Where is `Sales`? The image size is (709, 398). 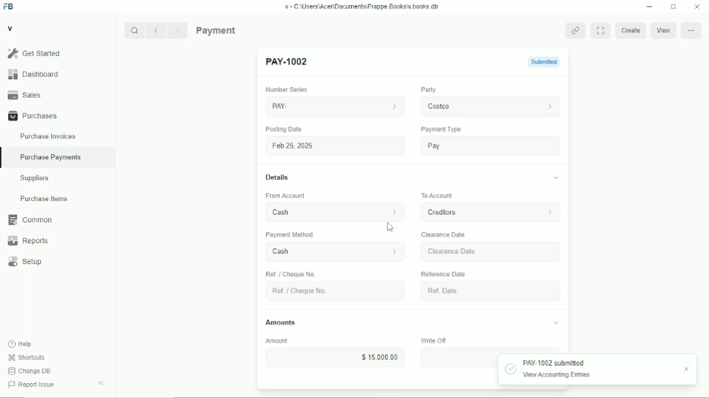
Sales is located at coordinates (57, 95).